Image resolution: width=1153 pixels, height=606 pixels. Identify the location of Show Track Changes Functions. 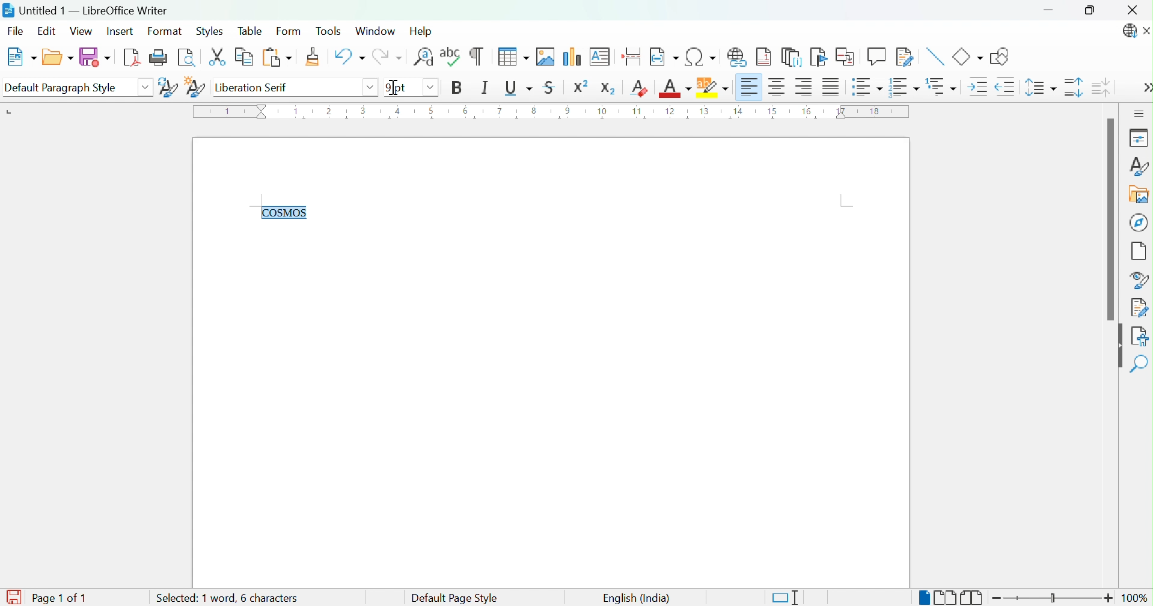
(905, 57).